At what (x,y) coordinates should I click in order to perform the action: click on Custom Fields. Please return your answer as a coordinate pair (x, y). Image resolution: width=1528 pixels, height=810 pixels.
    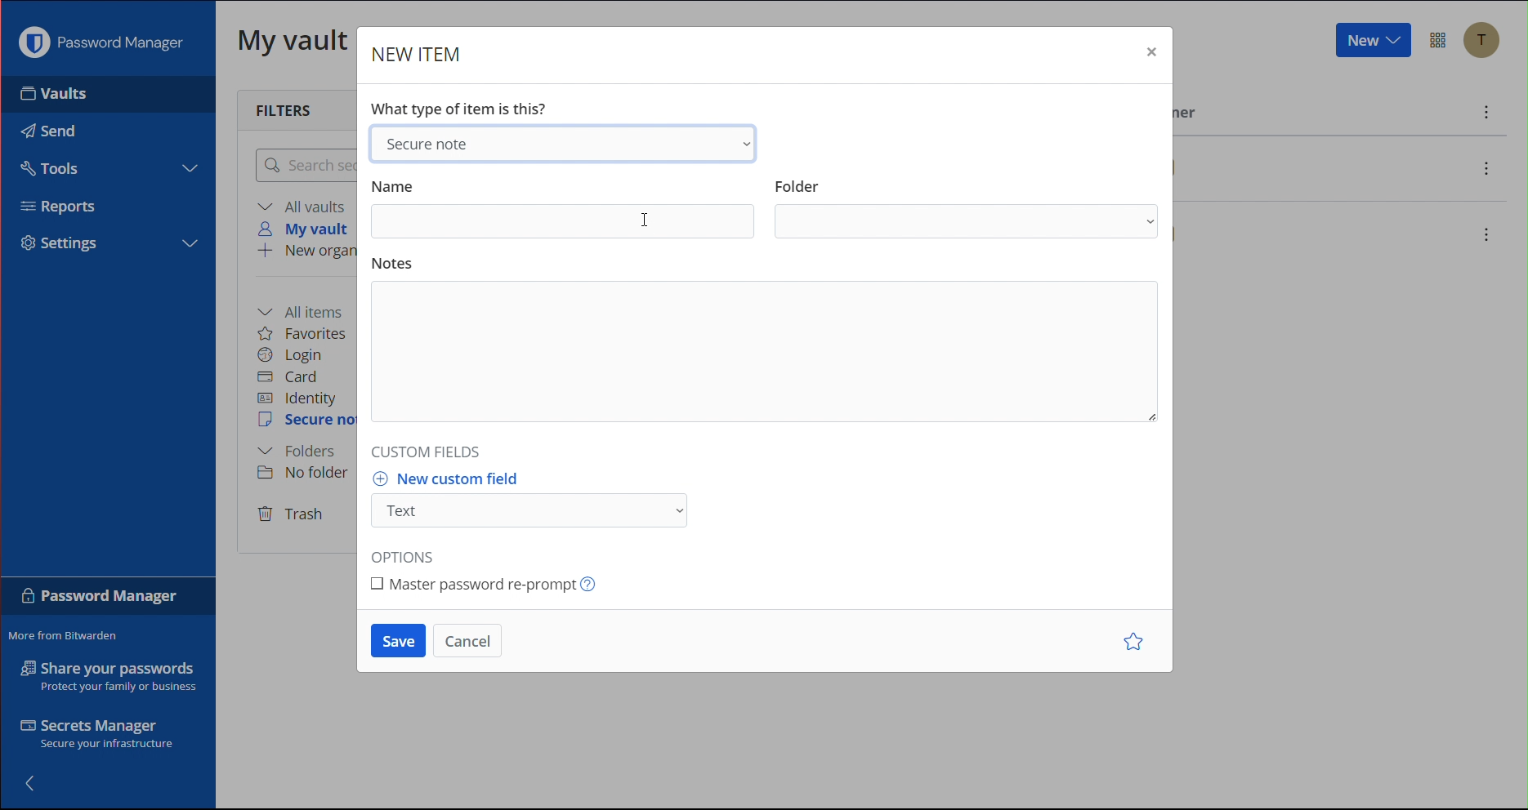
    Looking at the image, I should click on (428, 450).